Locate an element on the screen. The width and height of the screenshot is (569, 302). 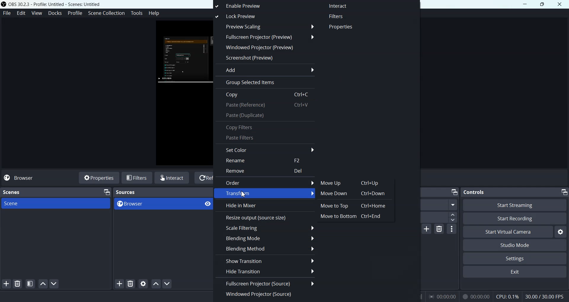
00:00:00 is located at coordinates (442, 296).